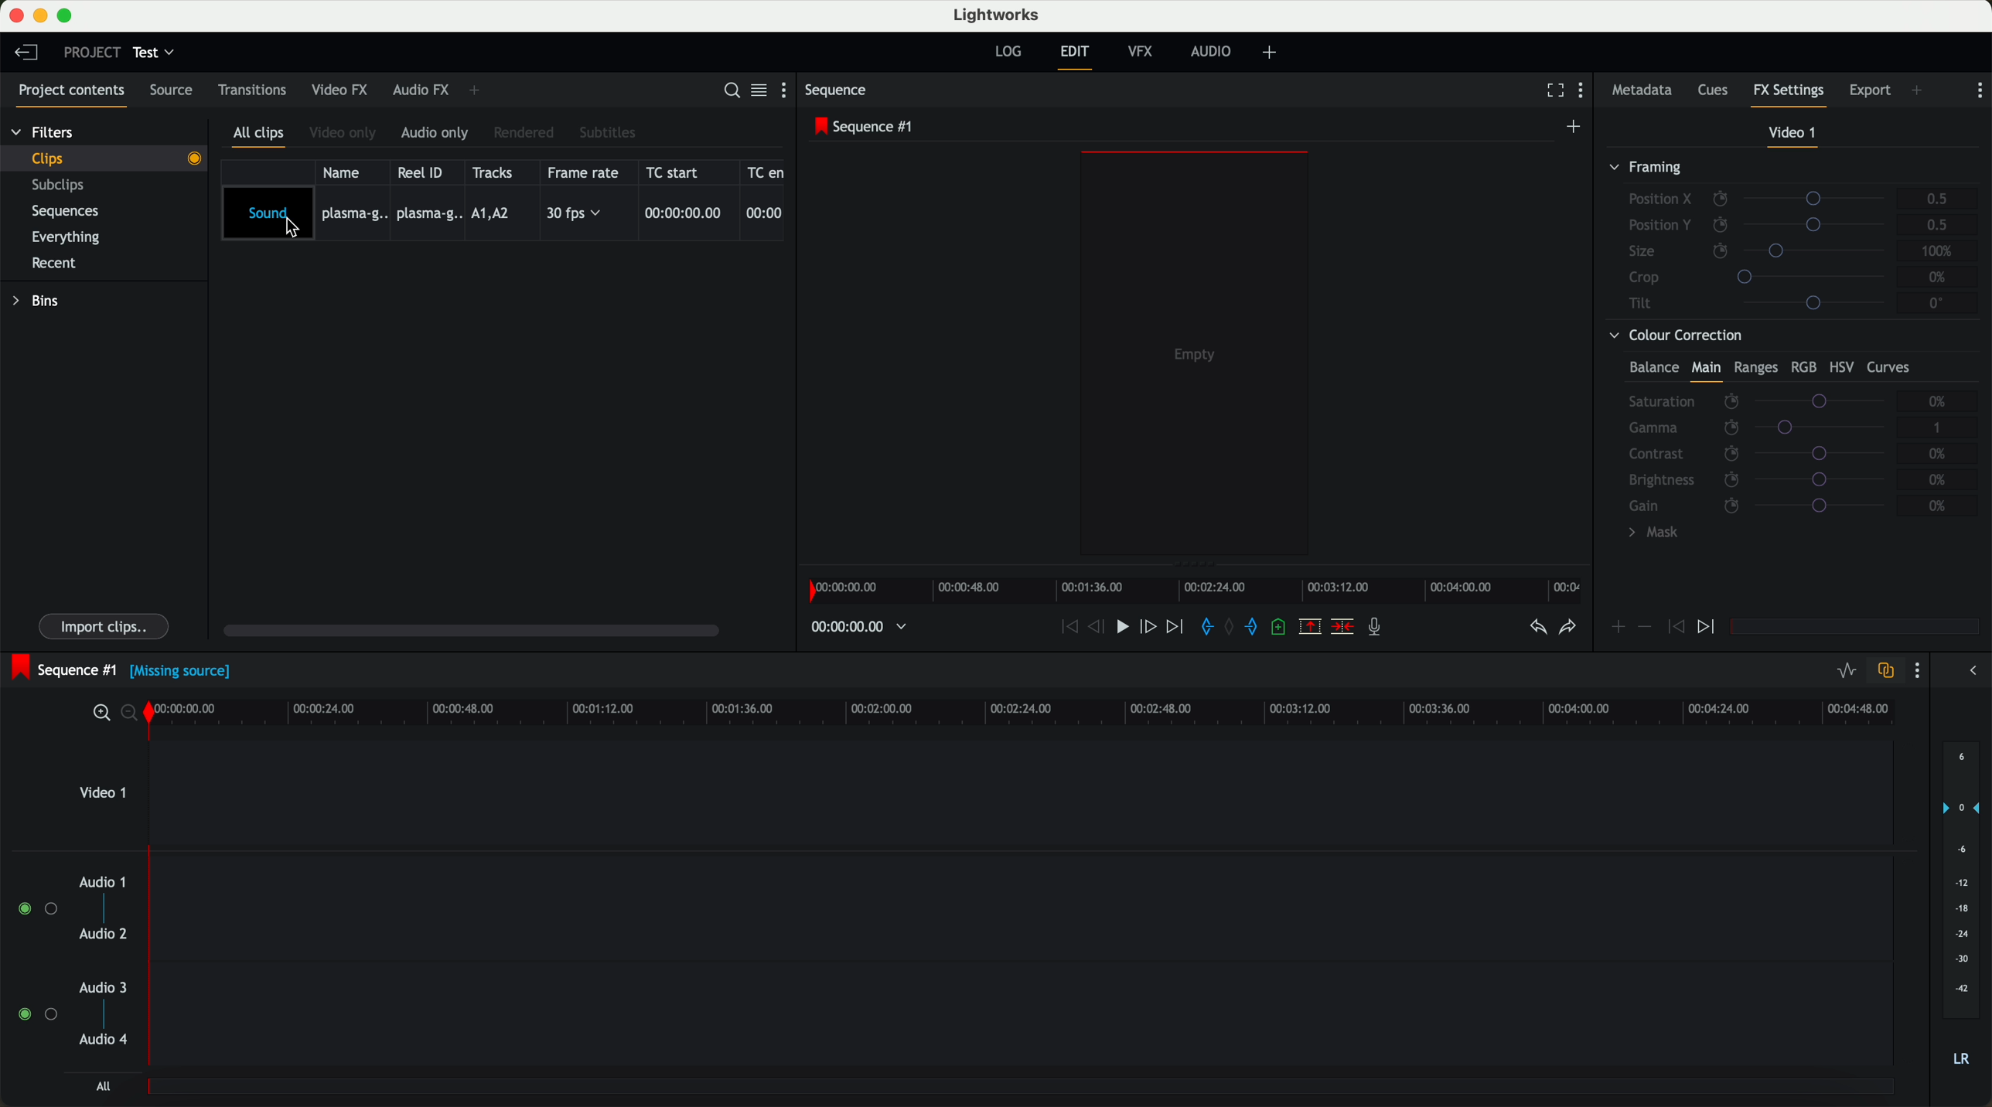  Describe the element at coordinates (1311, 628) in the screenshot. I see `remove the marked section` at that location.